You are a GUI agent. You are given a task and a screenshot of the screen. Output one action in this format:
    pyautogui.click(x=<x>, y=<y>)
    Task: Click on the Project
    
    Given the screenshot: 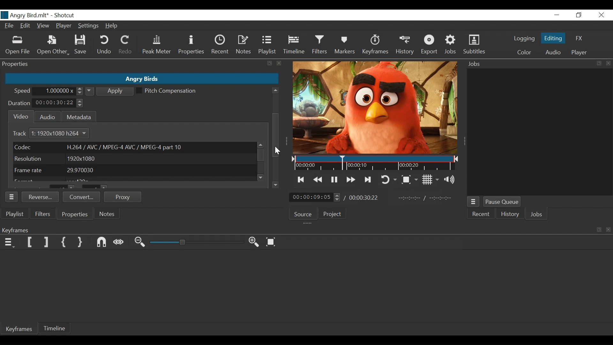 What is the action you would take?
    pyautogui.click(x=334, y=215)
    